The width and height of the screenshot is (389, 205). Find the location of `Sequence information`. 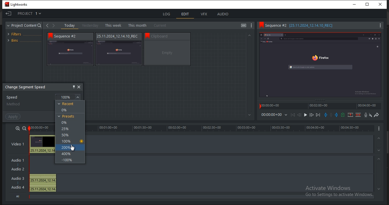

Sequence information is located at coordinates (117, 36).